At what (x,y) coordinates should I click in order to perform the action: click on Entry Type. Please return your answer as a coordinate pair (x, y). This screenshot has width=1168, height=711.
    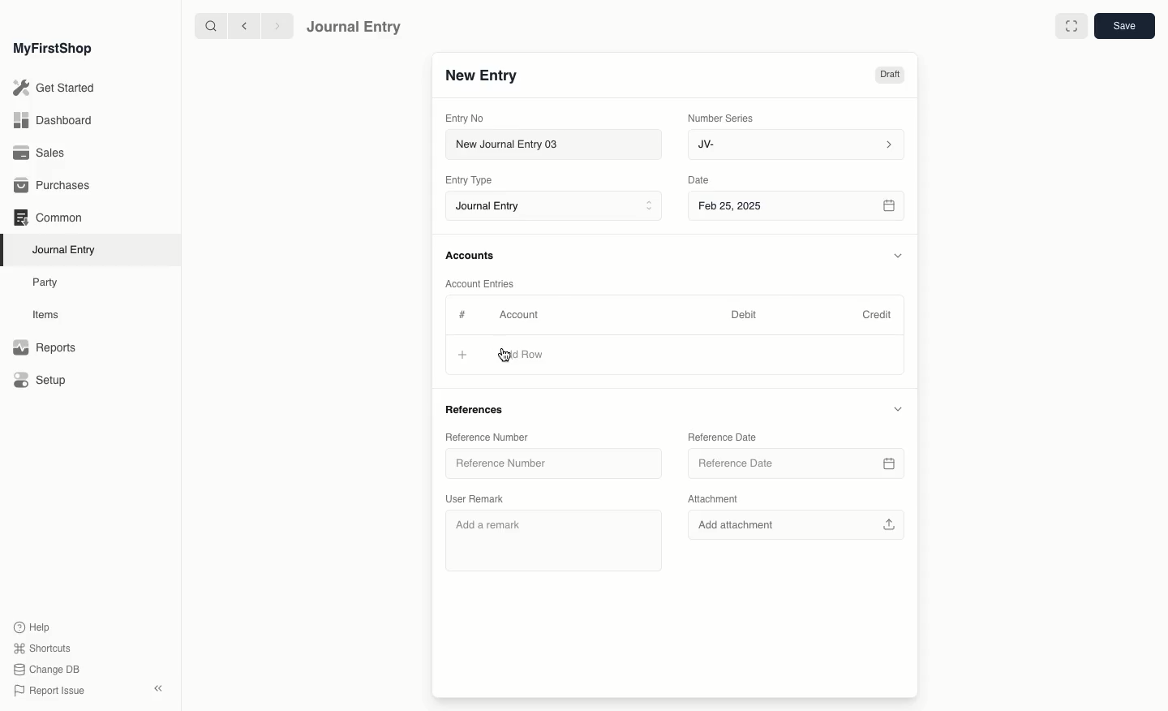
    Looking at the image, I should click on (474, 180).